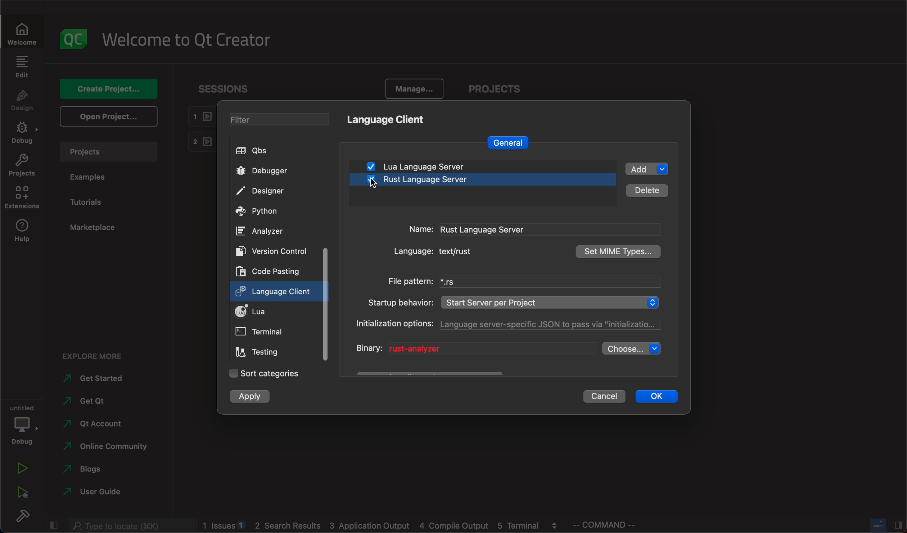 The height and width of the screenshot is (533, 907). What do you see at coordinates (647, 191) in the screenshot?
I see `details` at bounding box center [647, 191].